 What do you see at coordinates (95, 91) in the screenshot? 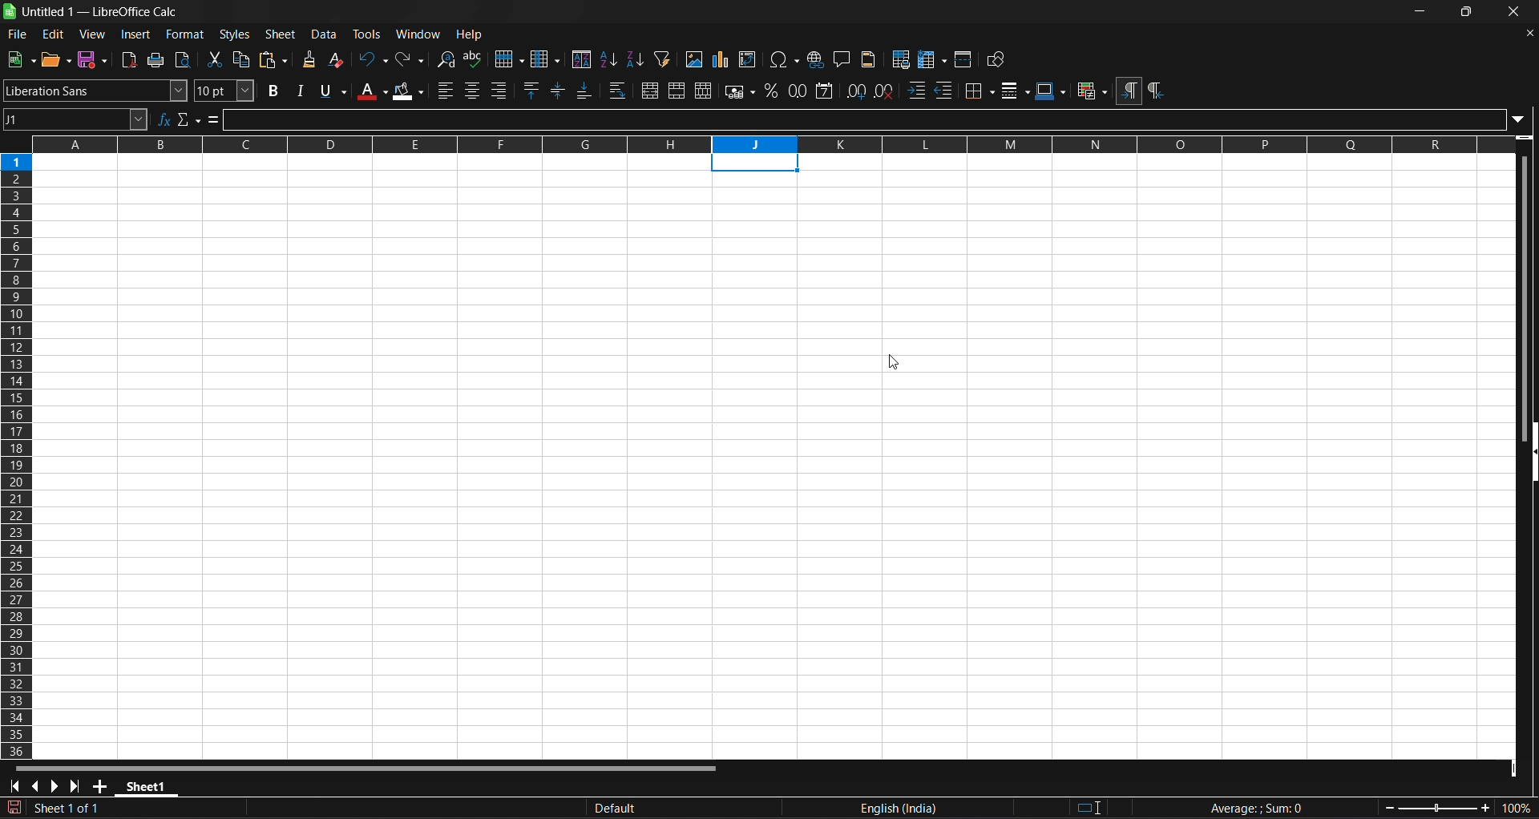
I see `font name` at bounding box center [95, 91].